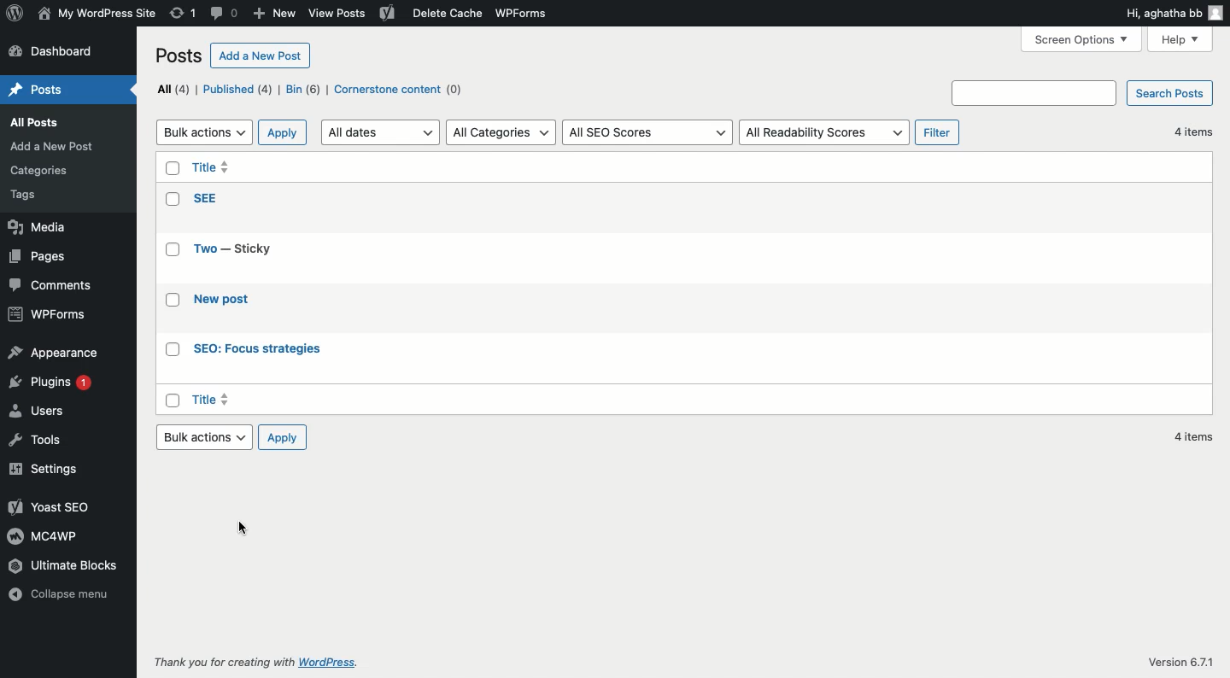  I want to click on categories, so click(45, 167).